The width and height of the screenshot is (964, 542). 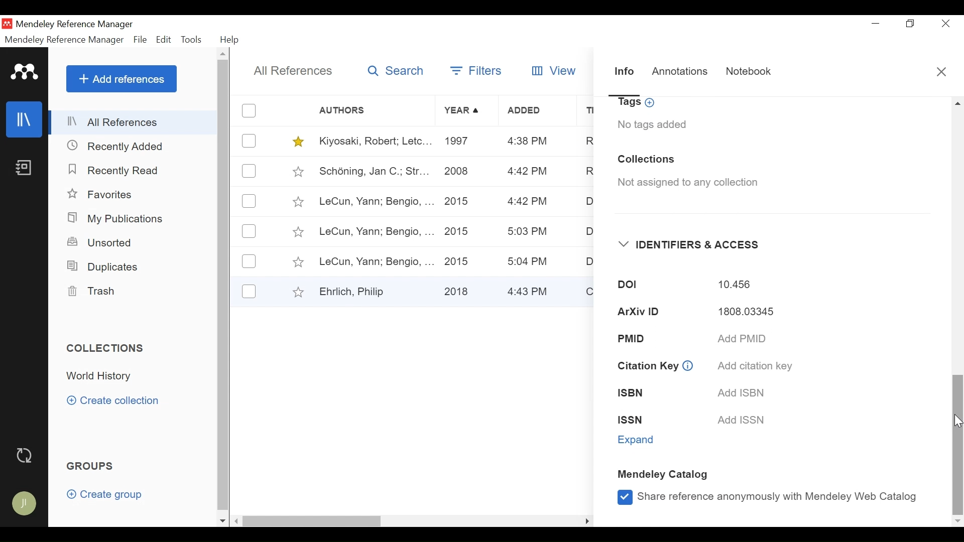 I want to click on (un)select, so click(x=250, y=141).